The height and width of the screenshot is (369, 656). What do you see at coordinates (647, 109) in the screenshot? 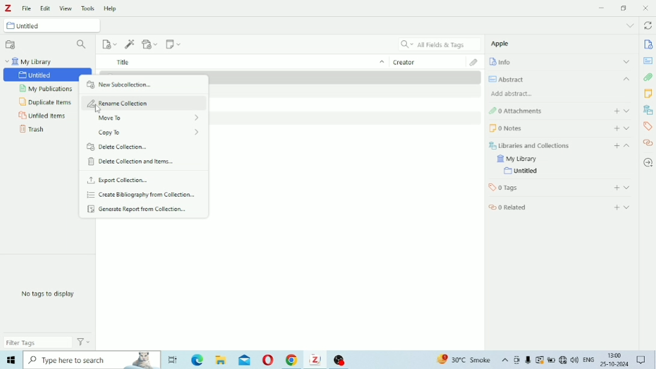
I see `Libraries and Collections` at bounding box center [647, 109].